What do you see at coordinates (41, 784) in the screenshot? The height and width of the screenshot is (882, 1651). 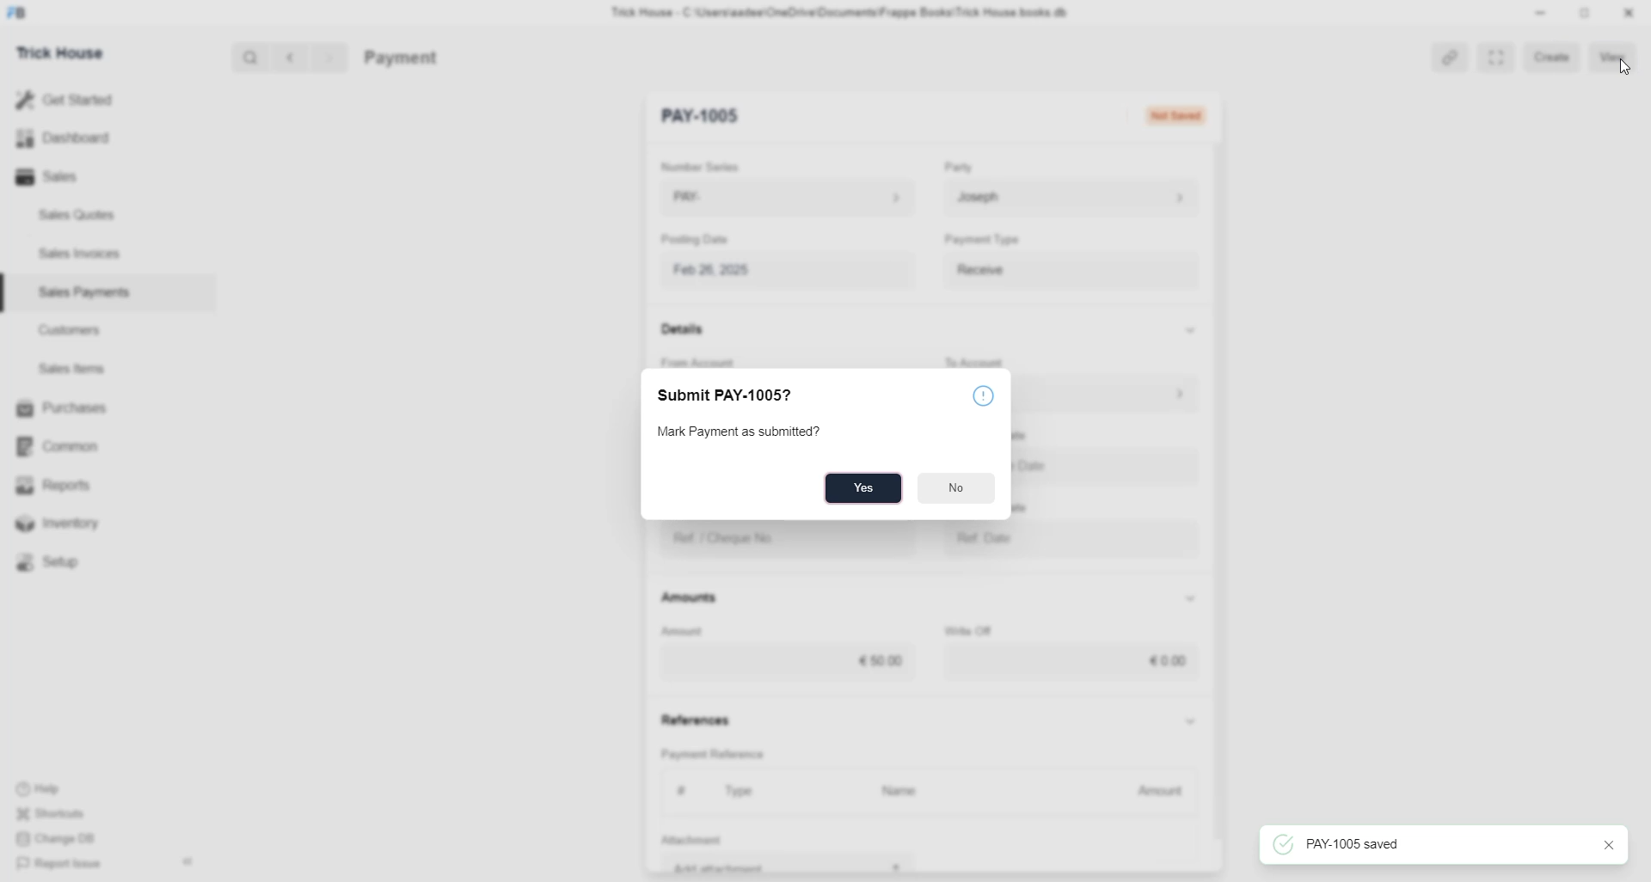 I see `Help` at bounding box center [41, 784].